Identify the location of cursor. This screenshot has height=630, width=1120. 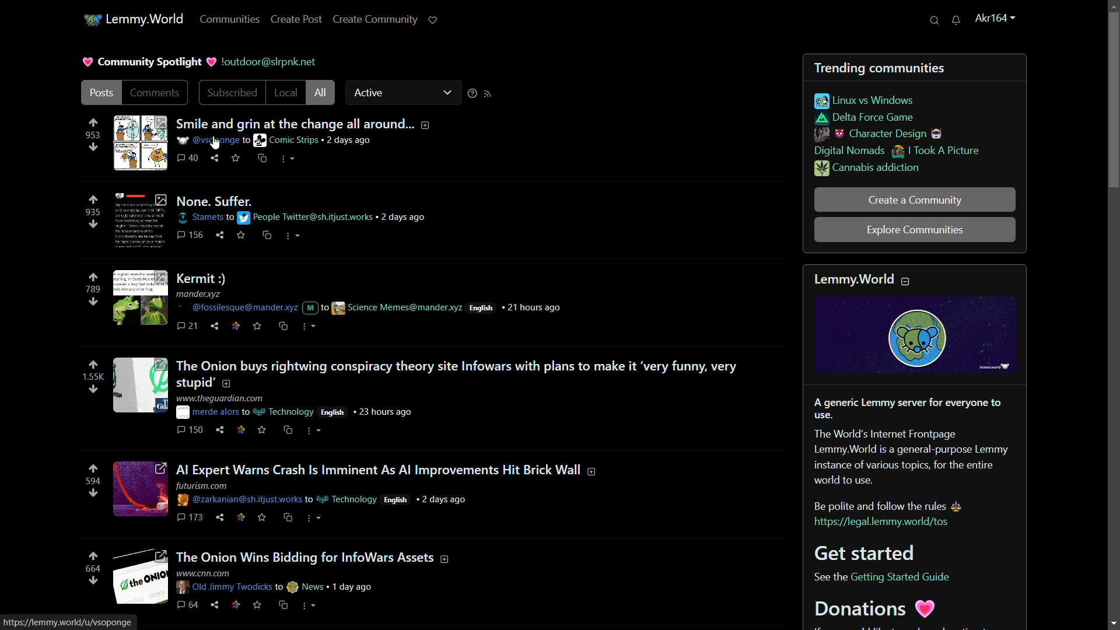
(218, 143).